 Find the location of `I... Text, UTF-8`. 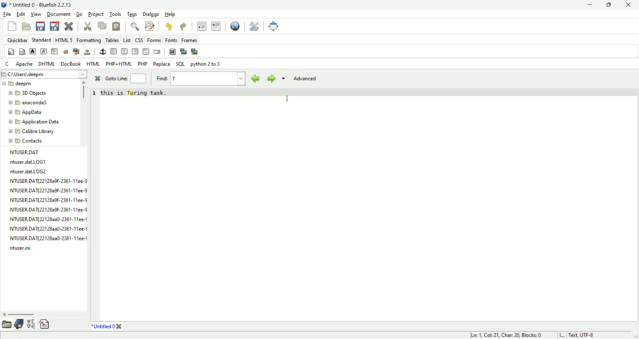

I... Text, UTF-8 is located at coordinates (577, 334).